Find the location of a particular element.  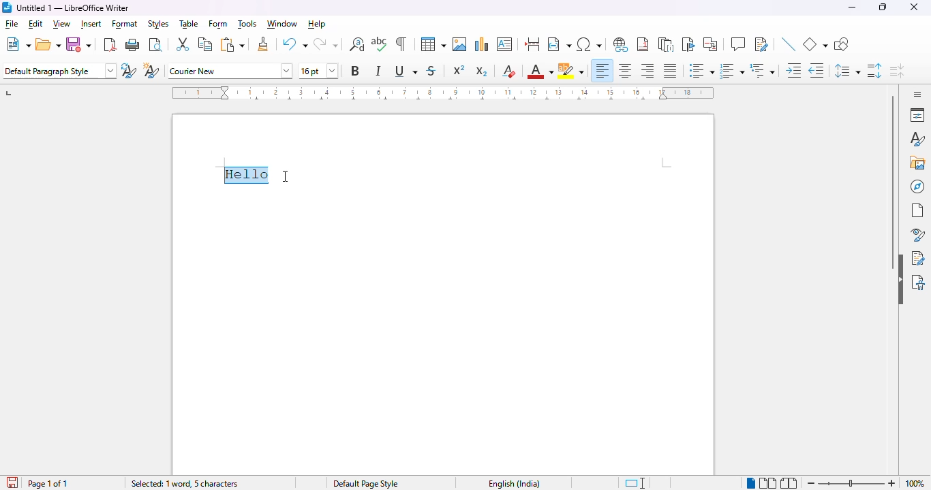

show draw functions is located at coordinates (840, 44).